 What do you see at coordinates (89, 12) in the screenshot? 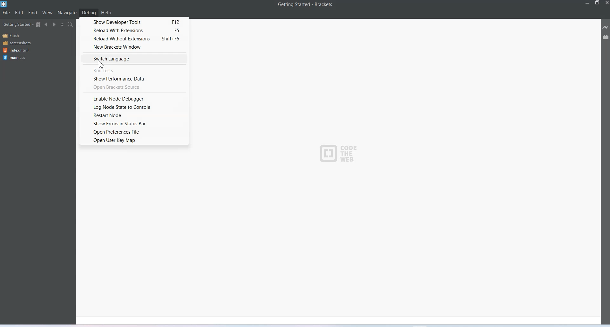
I see `Debug` at bounding box center [89, 12].